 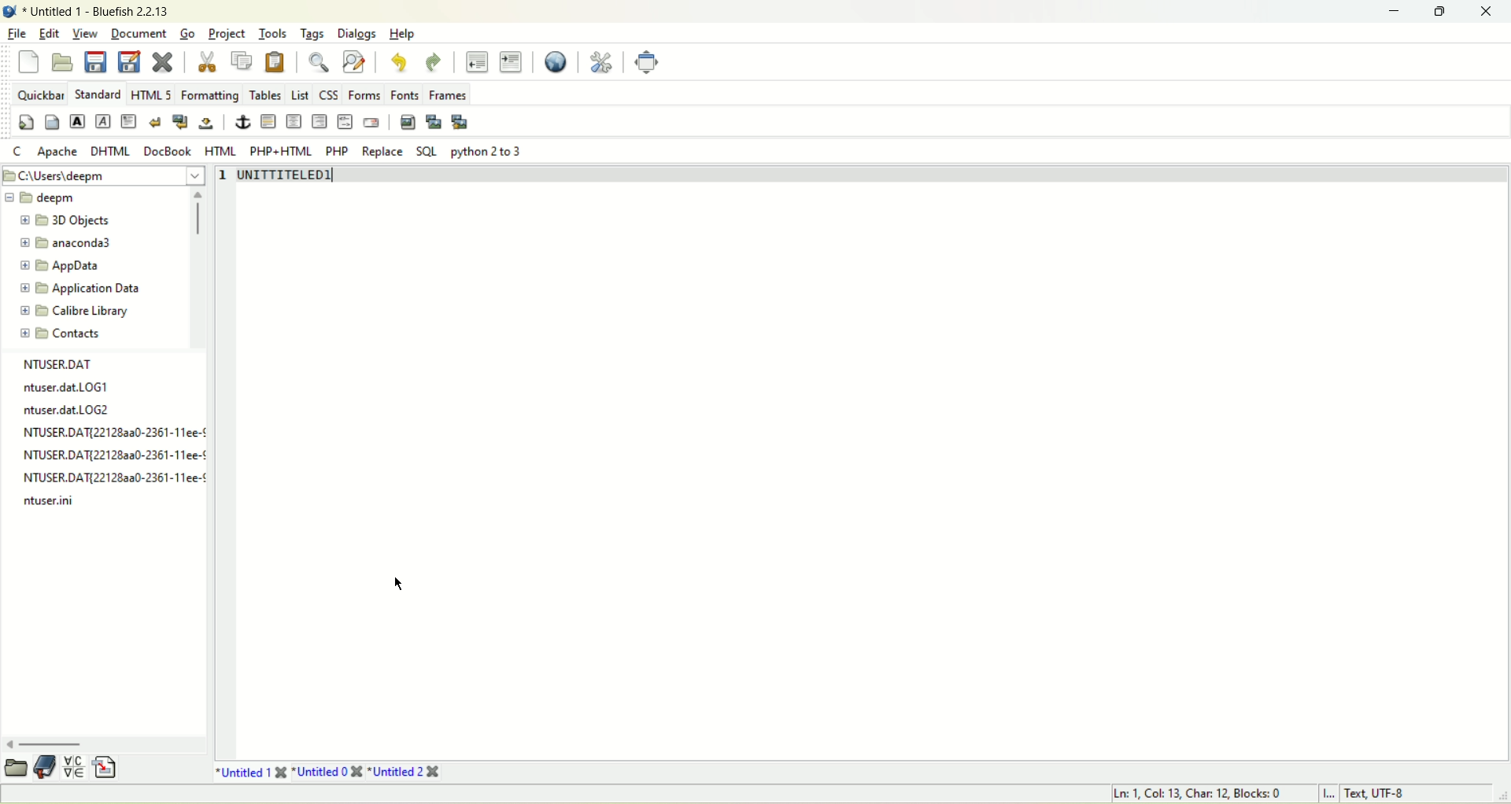 I want to click on html 5, so click(x=150, y=92).